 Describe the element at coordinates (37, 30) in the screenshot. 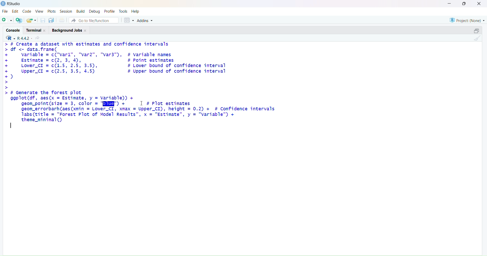

I see `Terminal` at that location.